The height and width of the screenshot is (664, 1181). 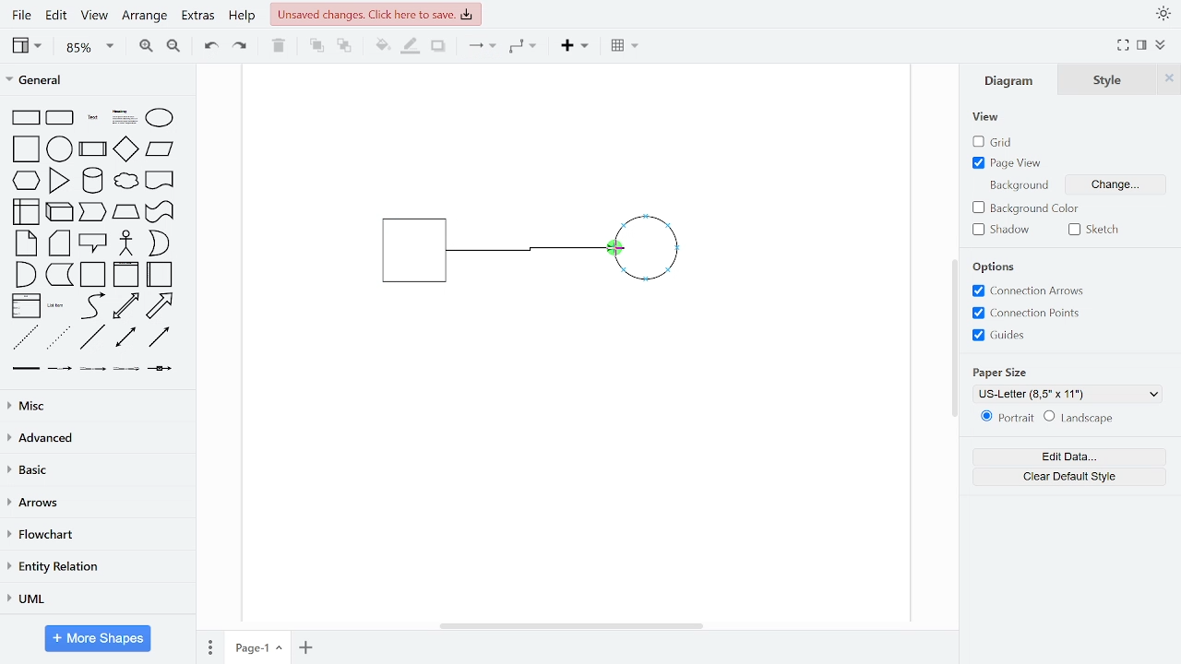 I want to click on Vertical scrollbar, so click(x=957, y=340).